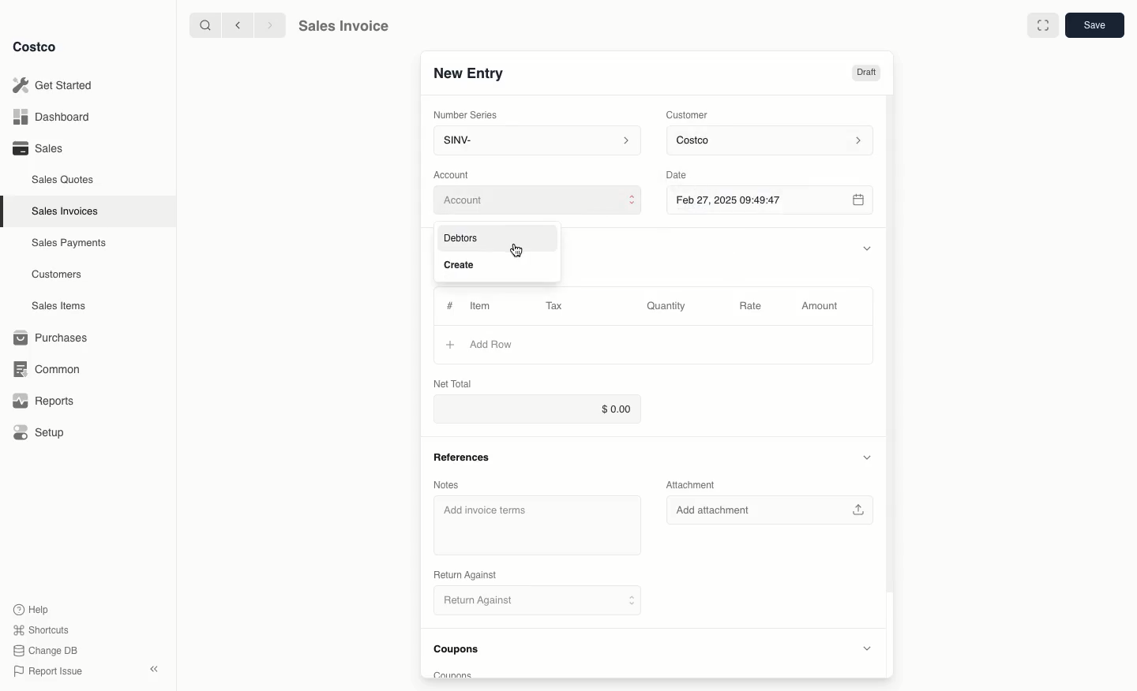 This screenshot has width=1137, height=691. I want to click on Net Total, so click(453, 383).